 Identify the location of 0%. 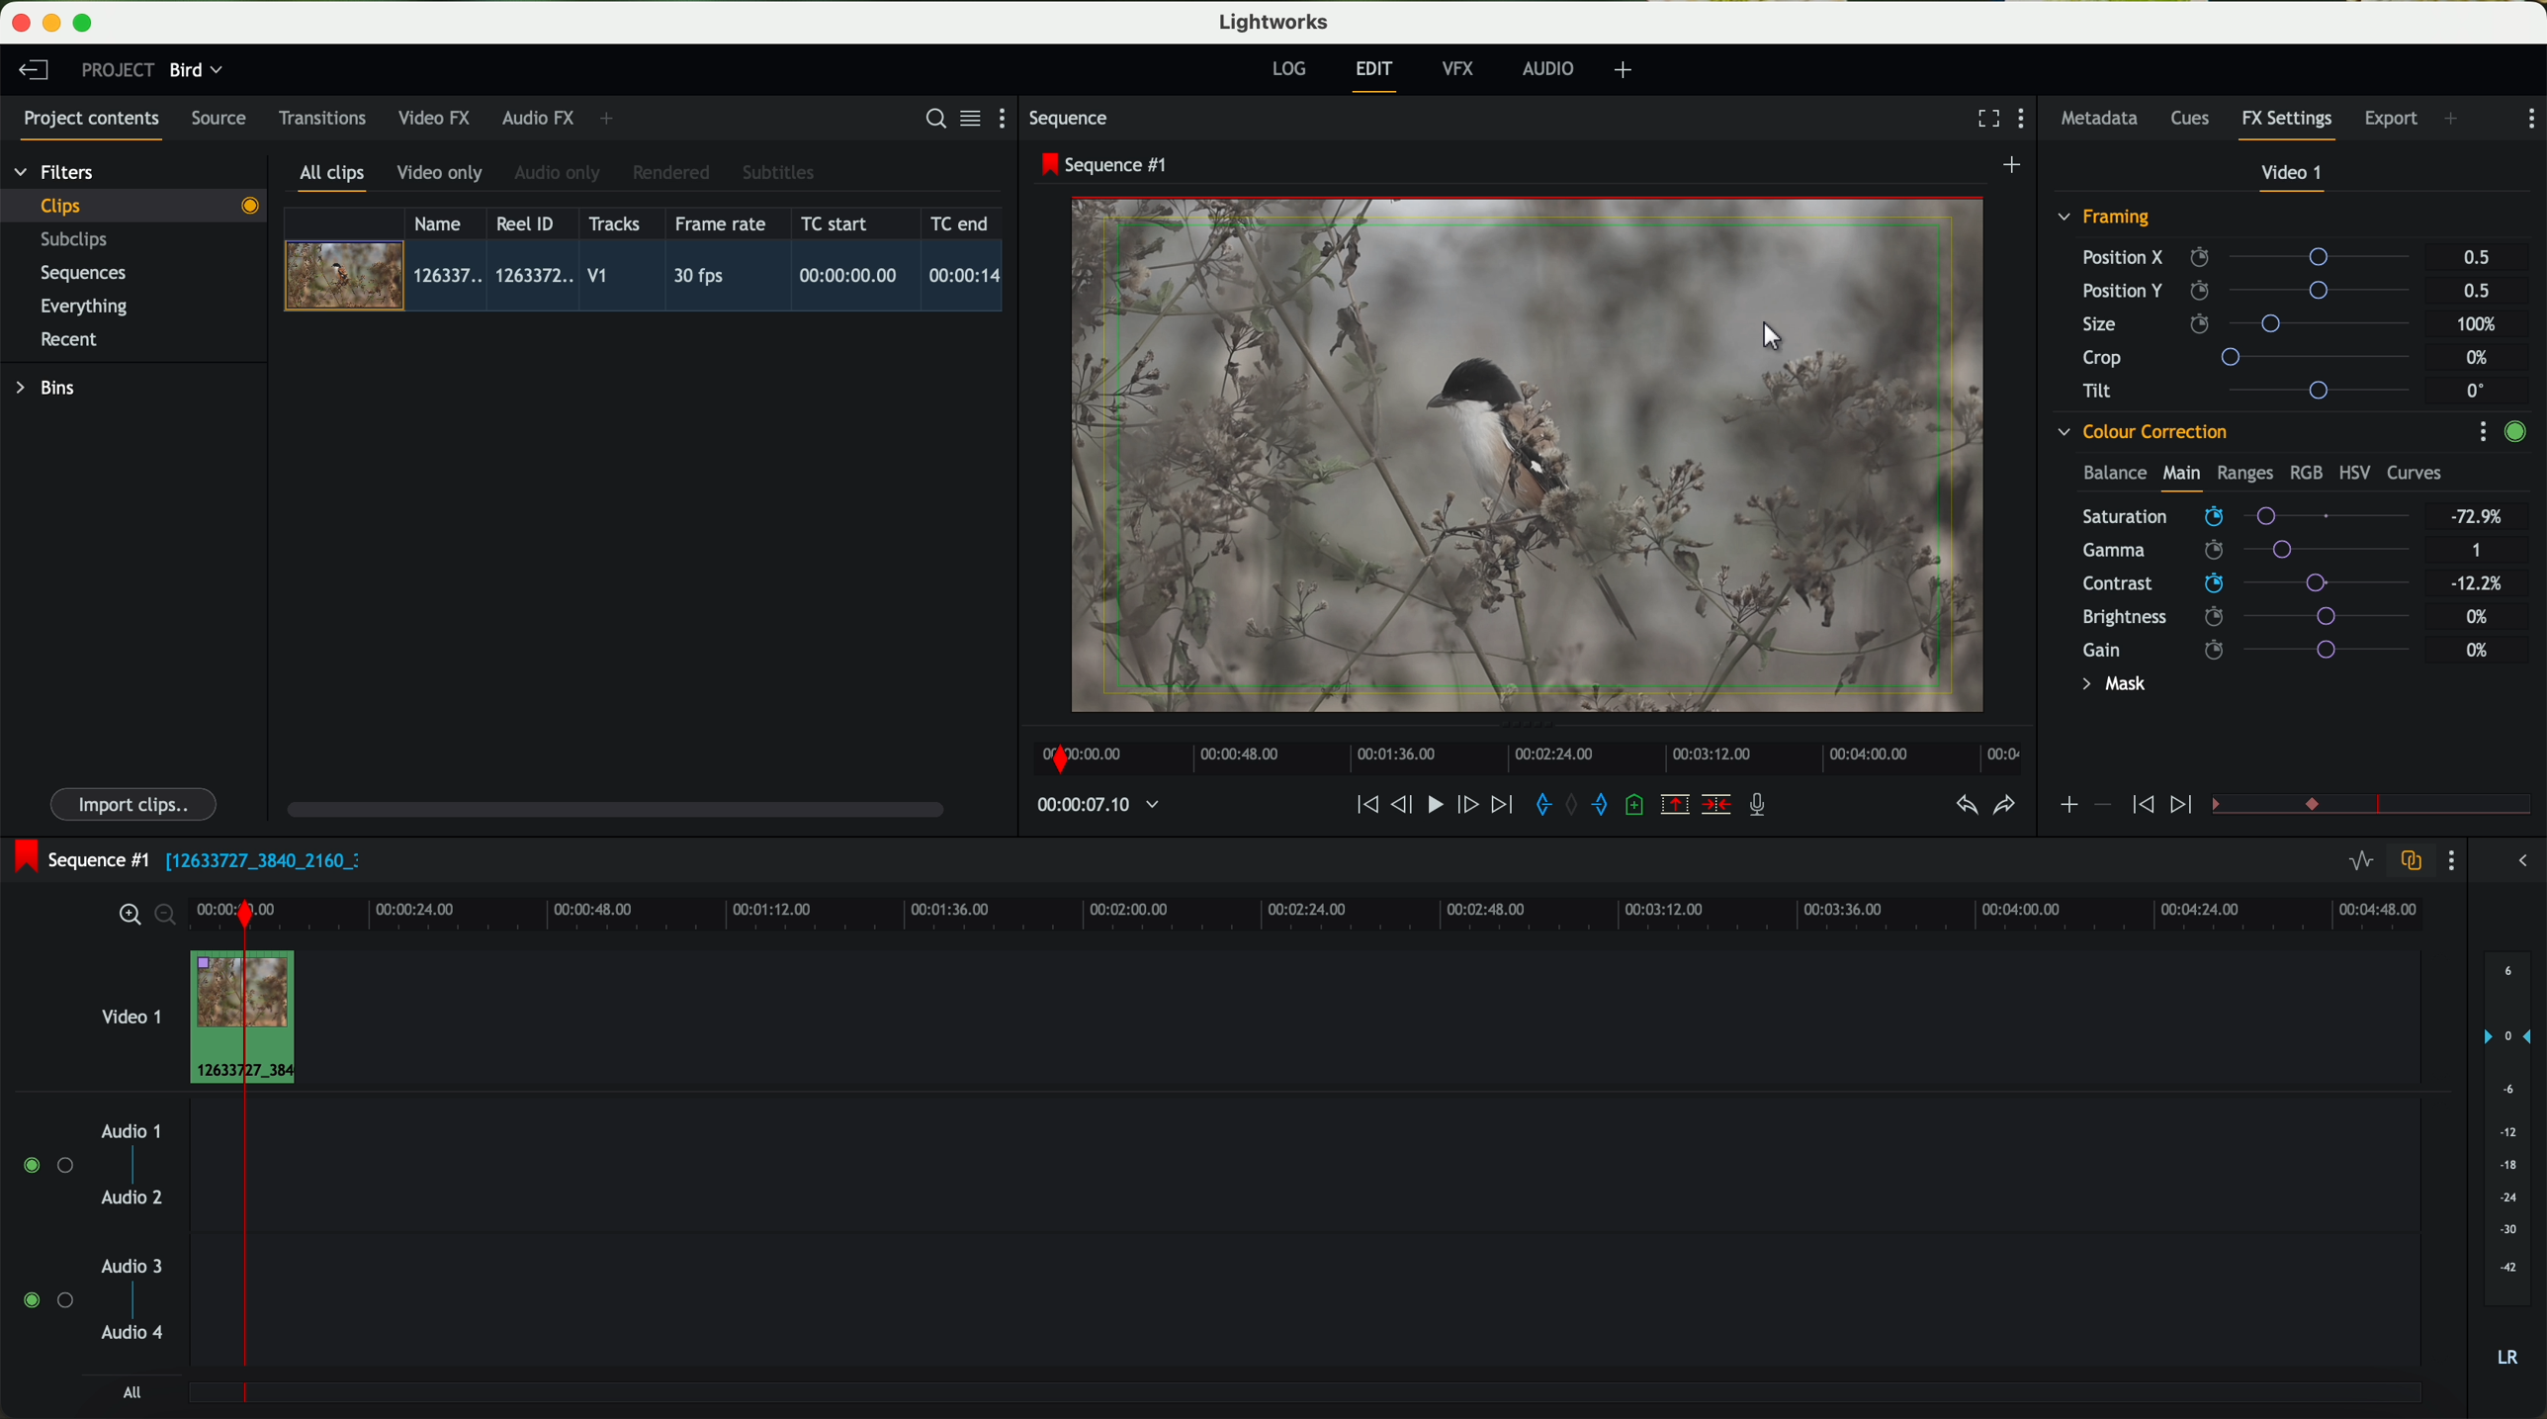
(2480, 358).